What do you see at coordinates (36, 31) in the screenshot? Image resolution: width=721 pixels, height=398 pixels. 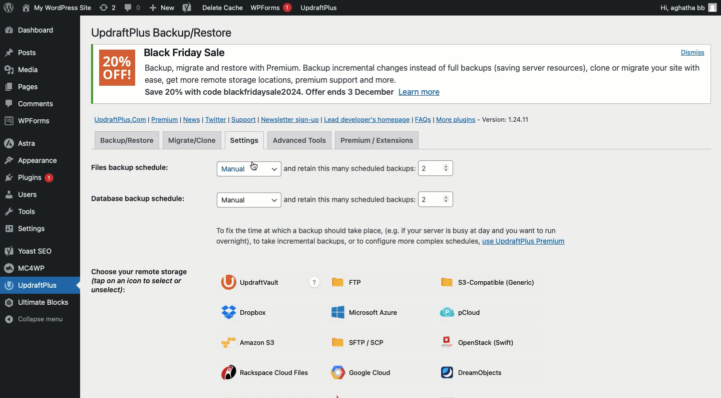 I see `Dashboard` at bounding box center [36, 31].